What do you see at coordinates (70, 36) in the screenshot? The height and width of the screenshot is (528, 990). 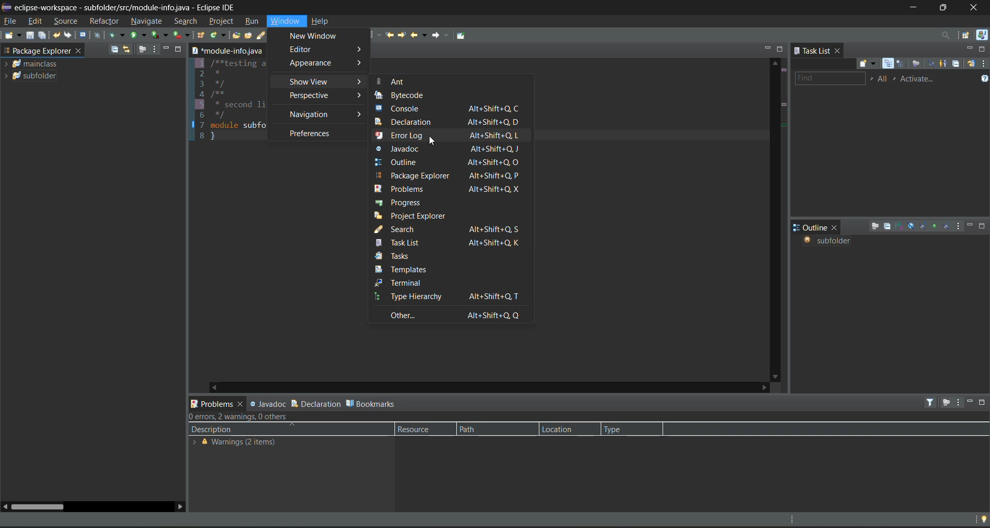 I see `redo` at bounding box center [70, 36].